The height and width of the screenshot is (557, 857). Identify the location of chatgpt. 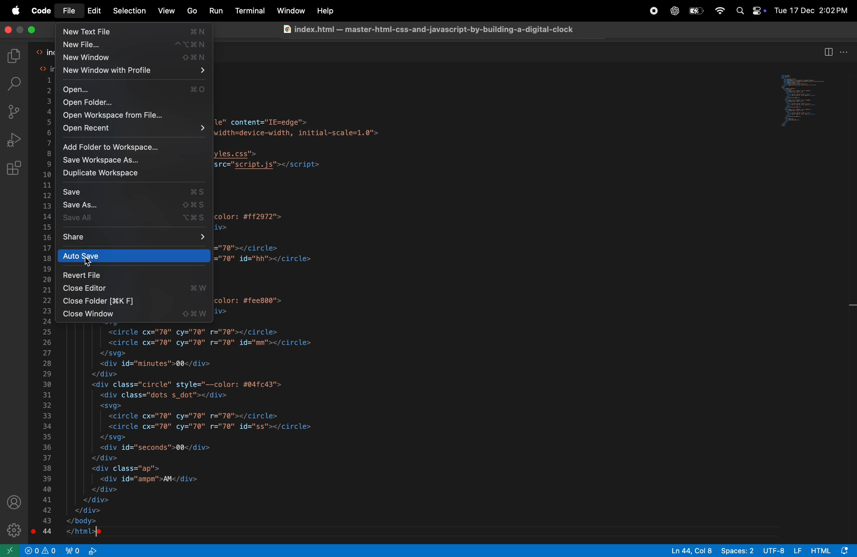
(672, 11).